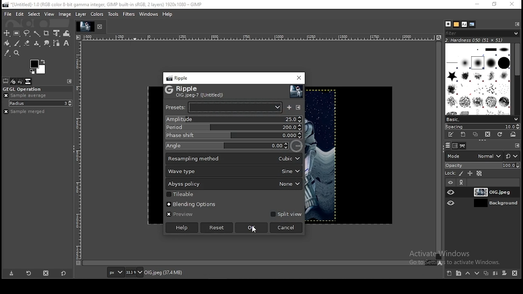 Image resolution: width=523 pixels, height=294 pixels. Describe the element at coordinates (13, 82) in the screenshot. I see `device status` at that location.